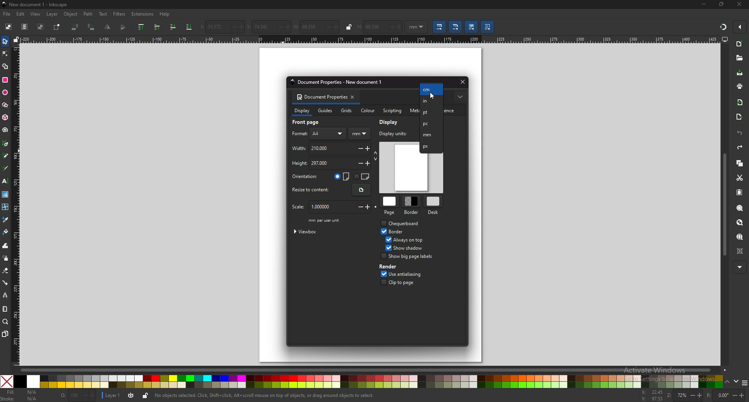 This screenshot has width=749, height=402. What do you see at coordinates (740, 192) in the screenshot?
I see `paste` at bounding box center [740, 192].